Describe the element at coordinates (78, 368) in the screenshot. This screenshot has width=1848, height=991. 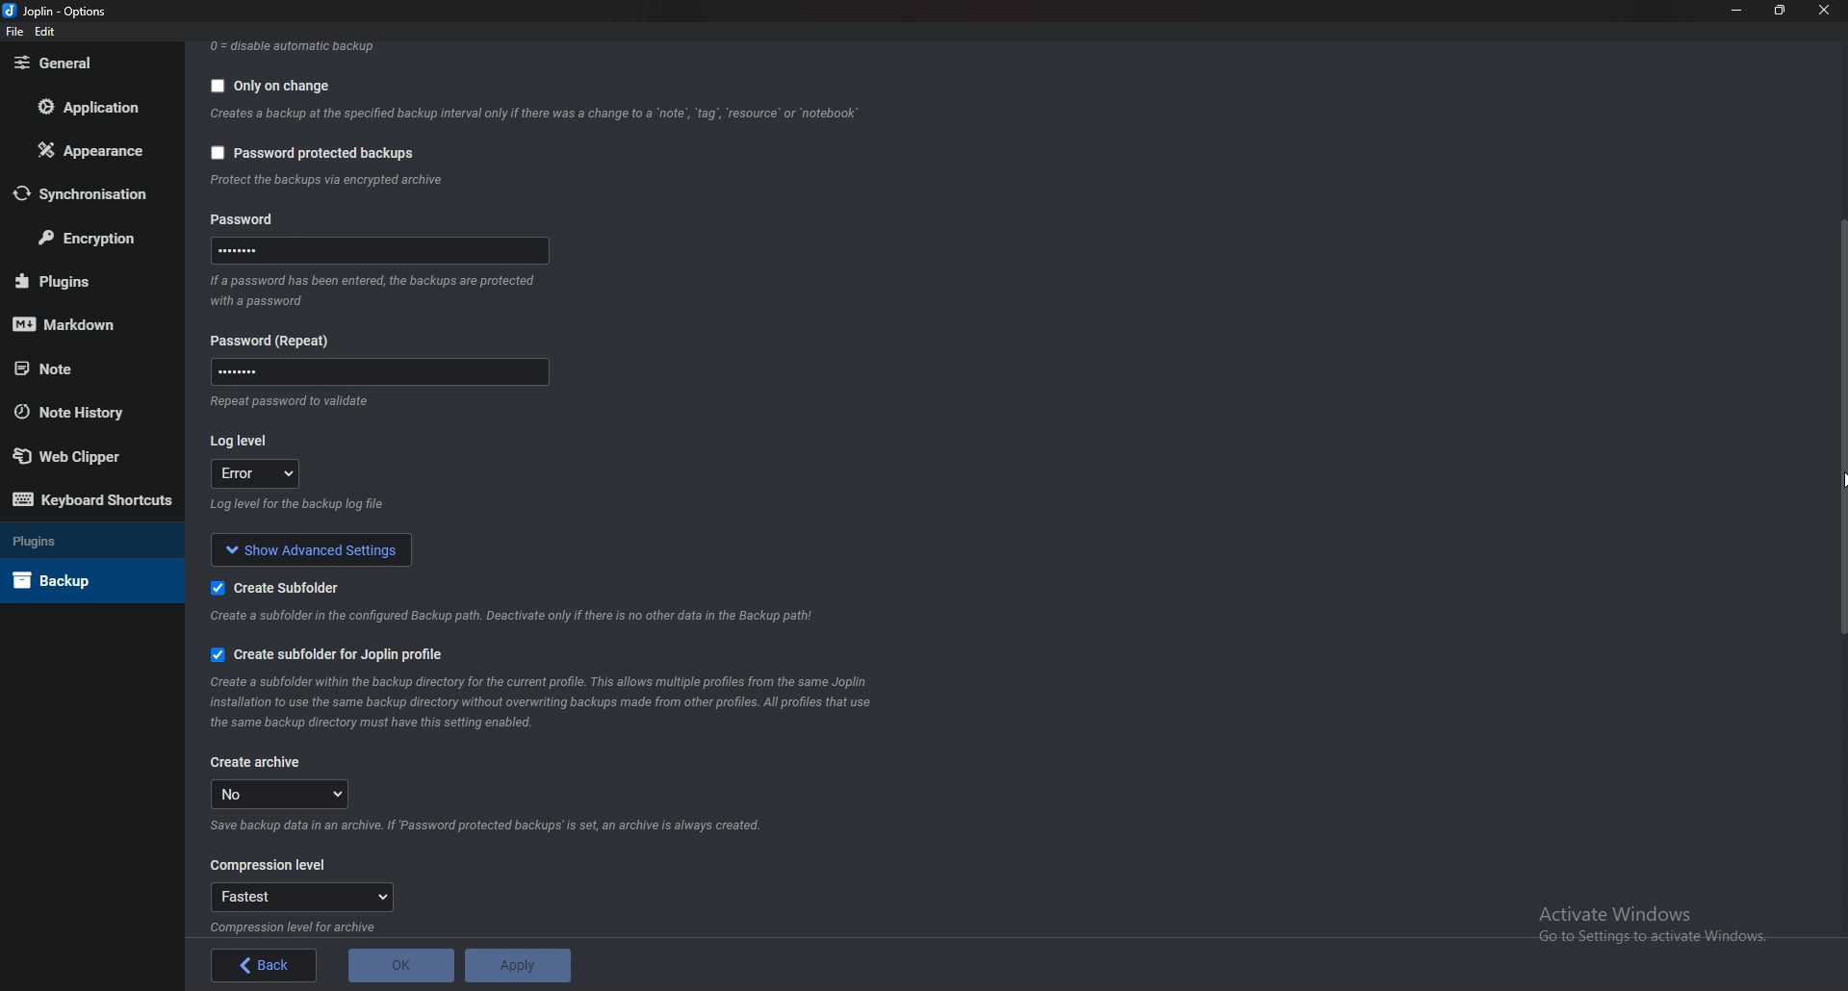
I see `note` at that location.